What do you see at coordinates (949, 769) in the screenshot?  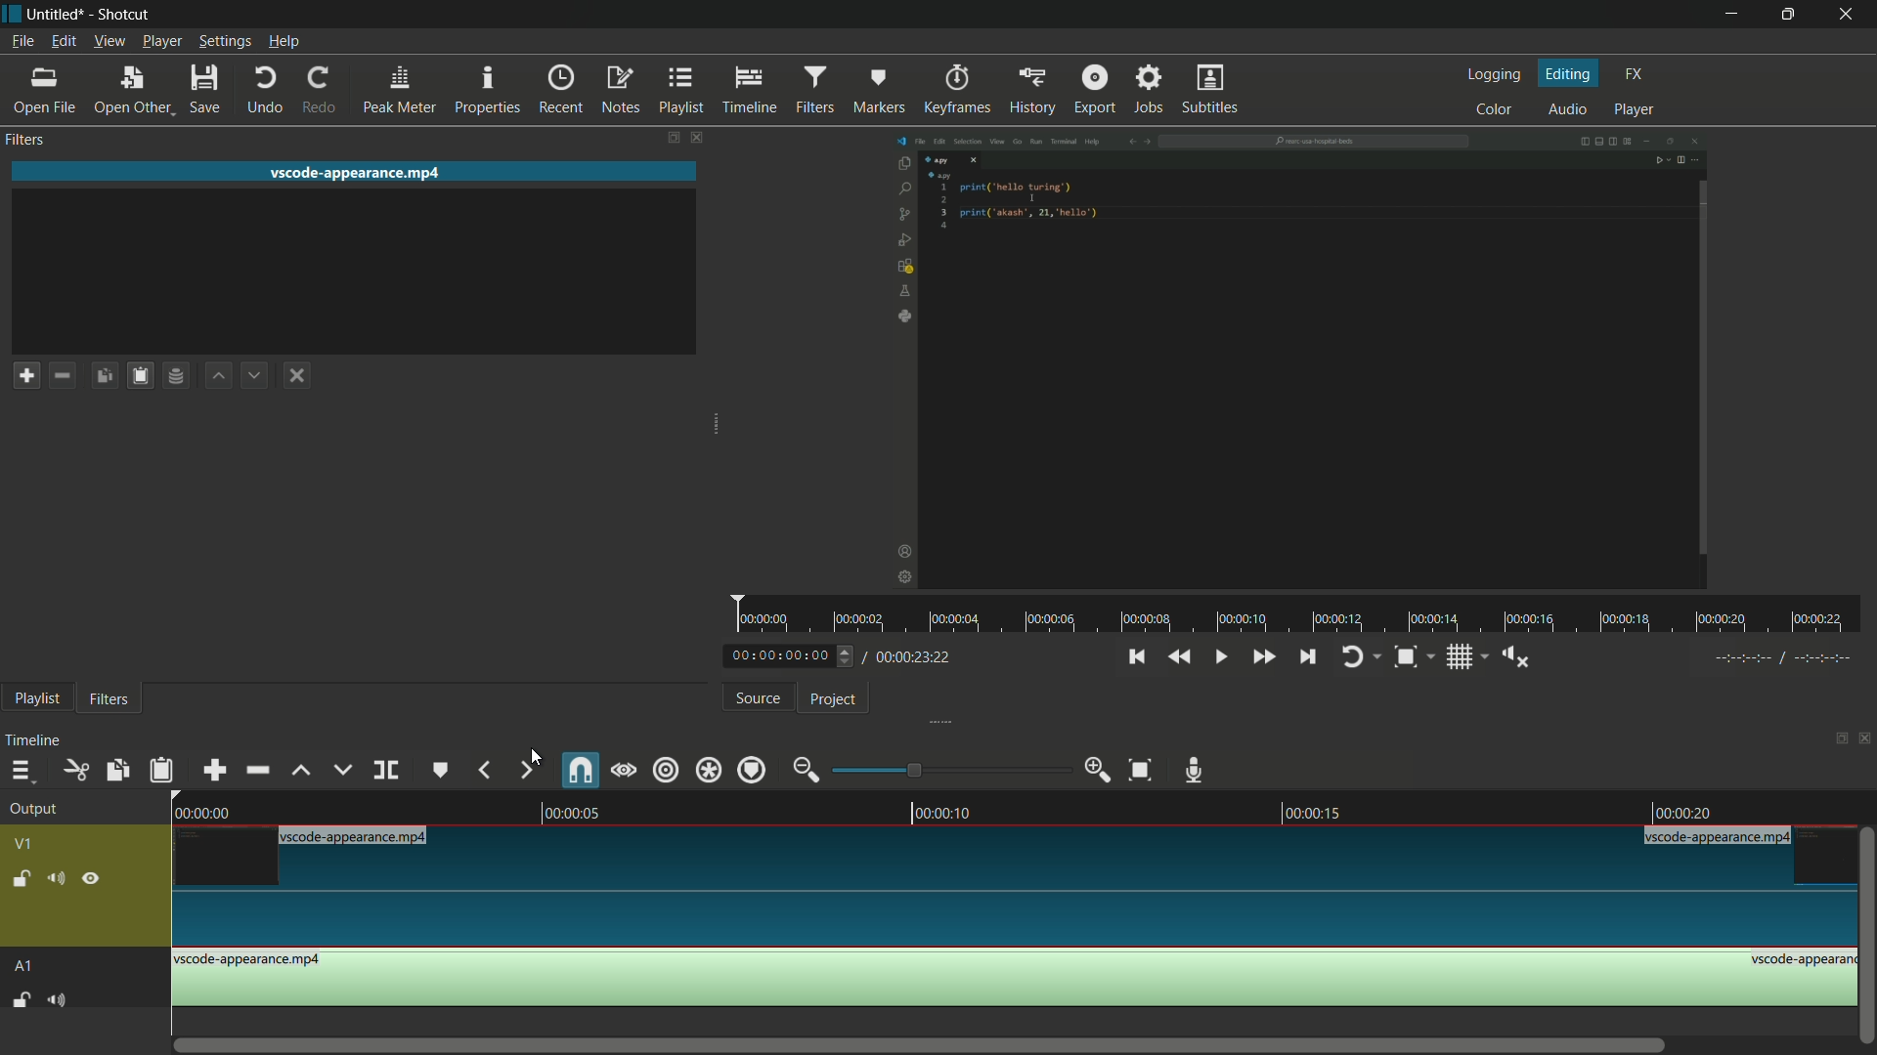 I see `adjustment bar` at bounding box center [949, 769].